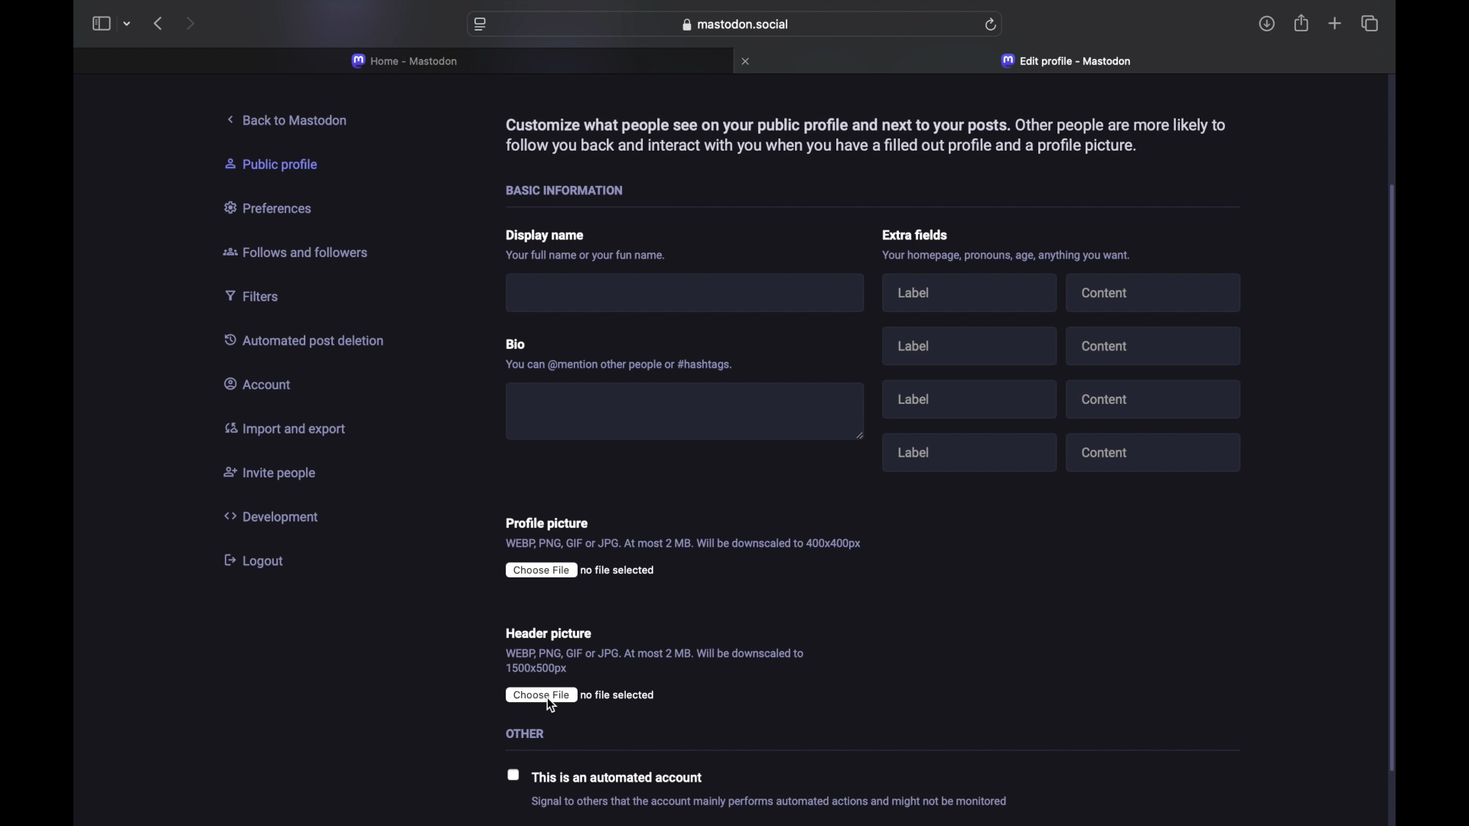  I want to click on bio, so click(520, 340).